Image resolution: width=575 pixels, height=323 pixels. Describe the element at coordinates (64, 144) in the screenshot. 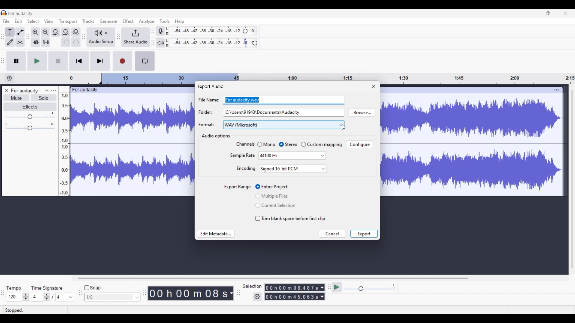

I see `Scale to measure intensty if sound` at that location.